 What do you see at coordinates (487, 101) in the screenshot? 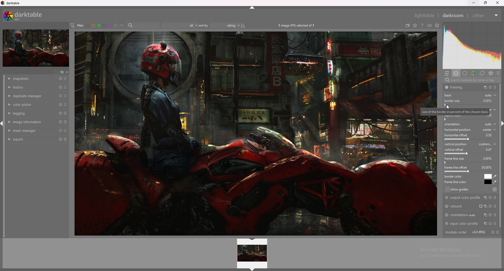
I see `border size percentage` at bounding box center [487, 101].